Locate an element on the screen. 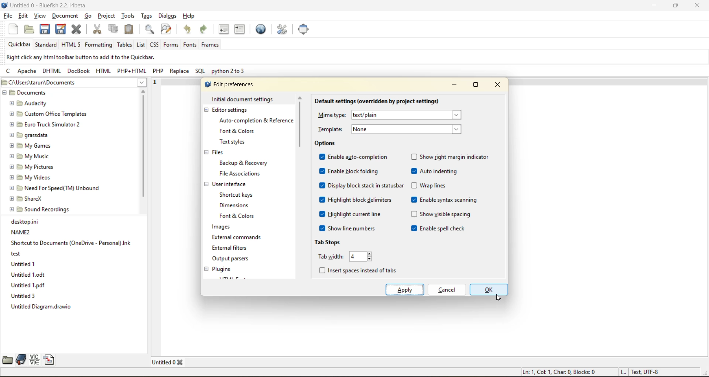 This screenshot has width=709, height=377. default settings is located at coordinates (377, 101).